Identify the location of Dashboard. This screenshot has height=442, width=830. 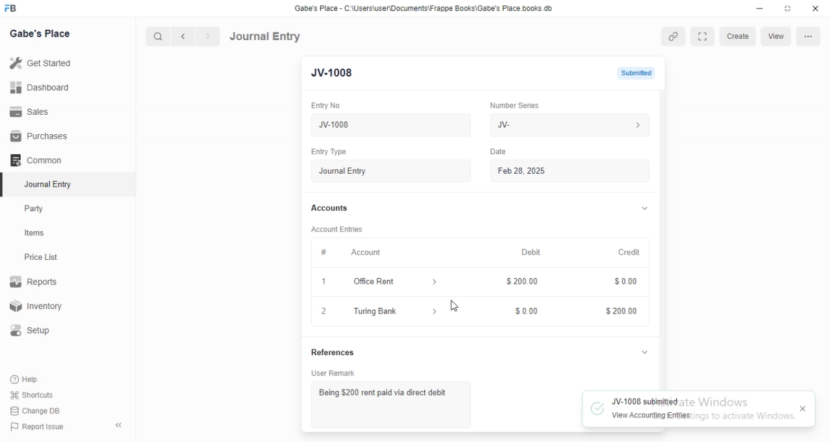
(38, 87).